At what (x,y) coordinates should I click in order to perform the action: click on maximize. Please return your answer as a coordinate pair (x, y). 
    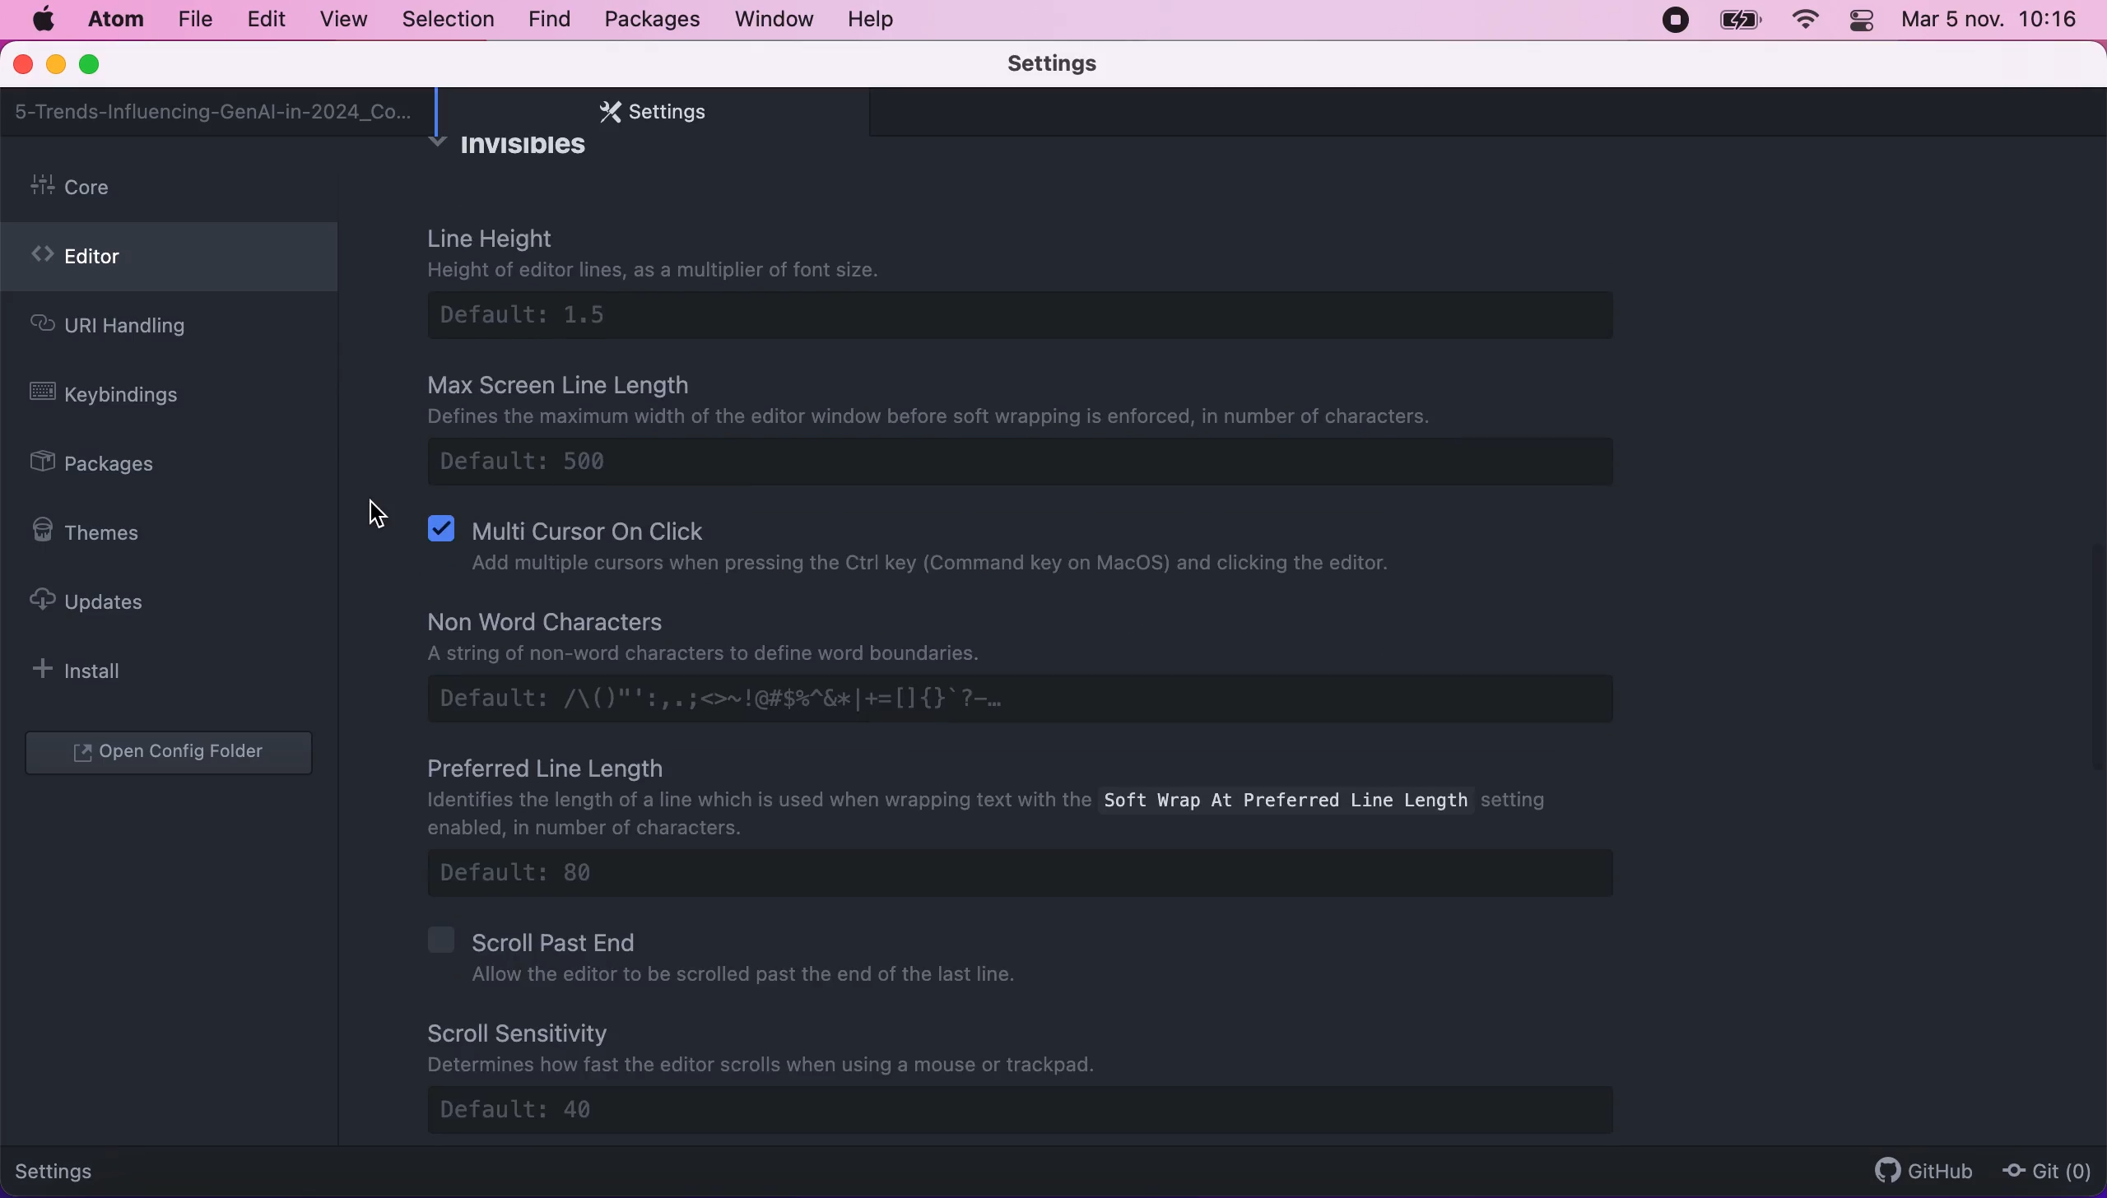
    Looking at the image, I should click on (97, 66).